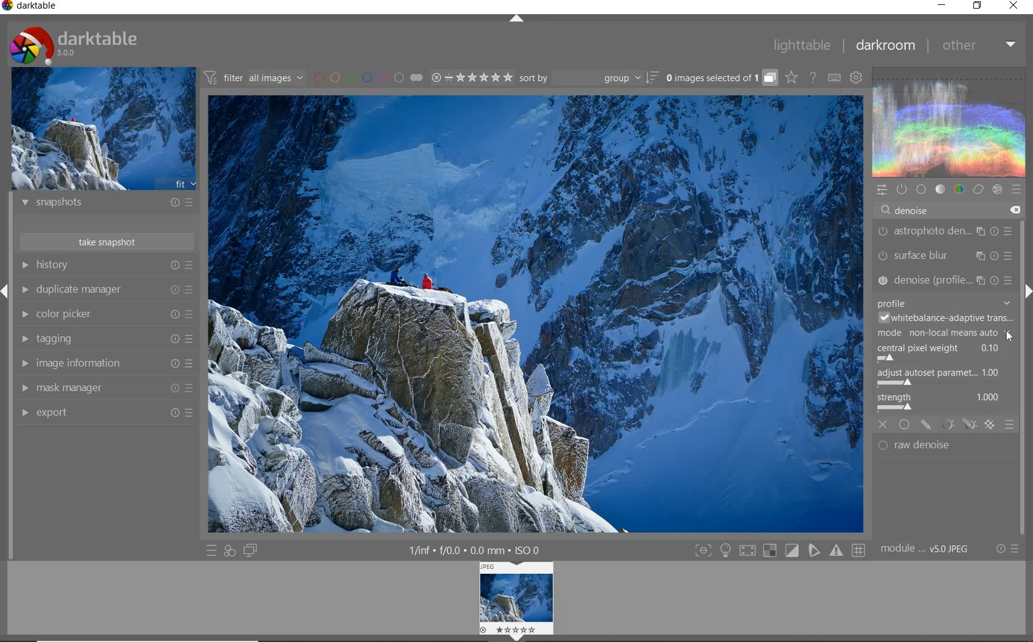 The image size is (1033, 642). Describe the element at coordinates (834, 77) in the screenshot. I see `set keyboard shortcuts` at that location.